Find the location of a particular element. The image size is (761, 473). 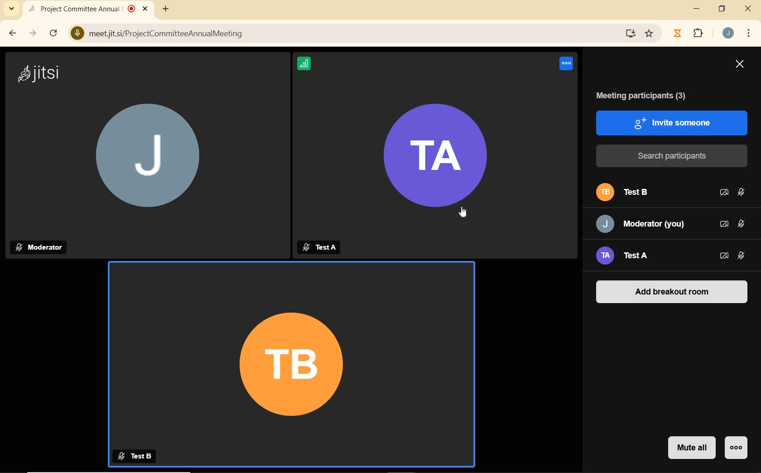

MINIMIZE is located at coordinates (698, 10).